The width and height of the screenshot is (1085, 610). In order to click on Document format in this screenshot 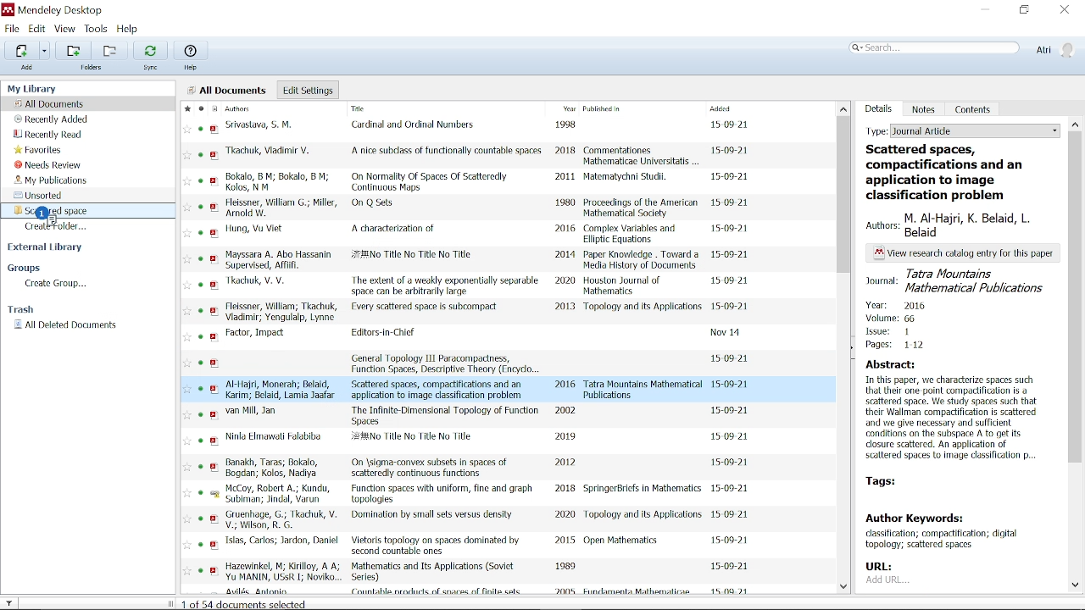, I will do `click(214, 108)`.